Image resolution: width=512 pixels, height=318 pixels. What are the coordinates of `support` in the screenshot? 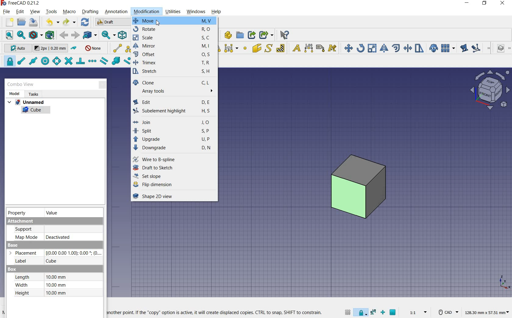 It's located at (27, 229).